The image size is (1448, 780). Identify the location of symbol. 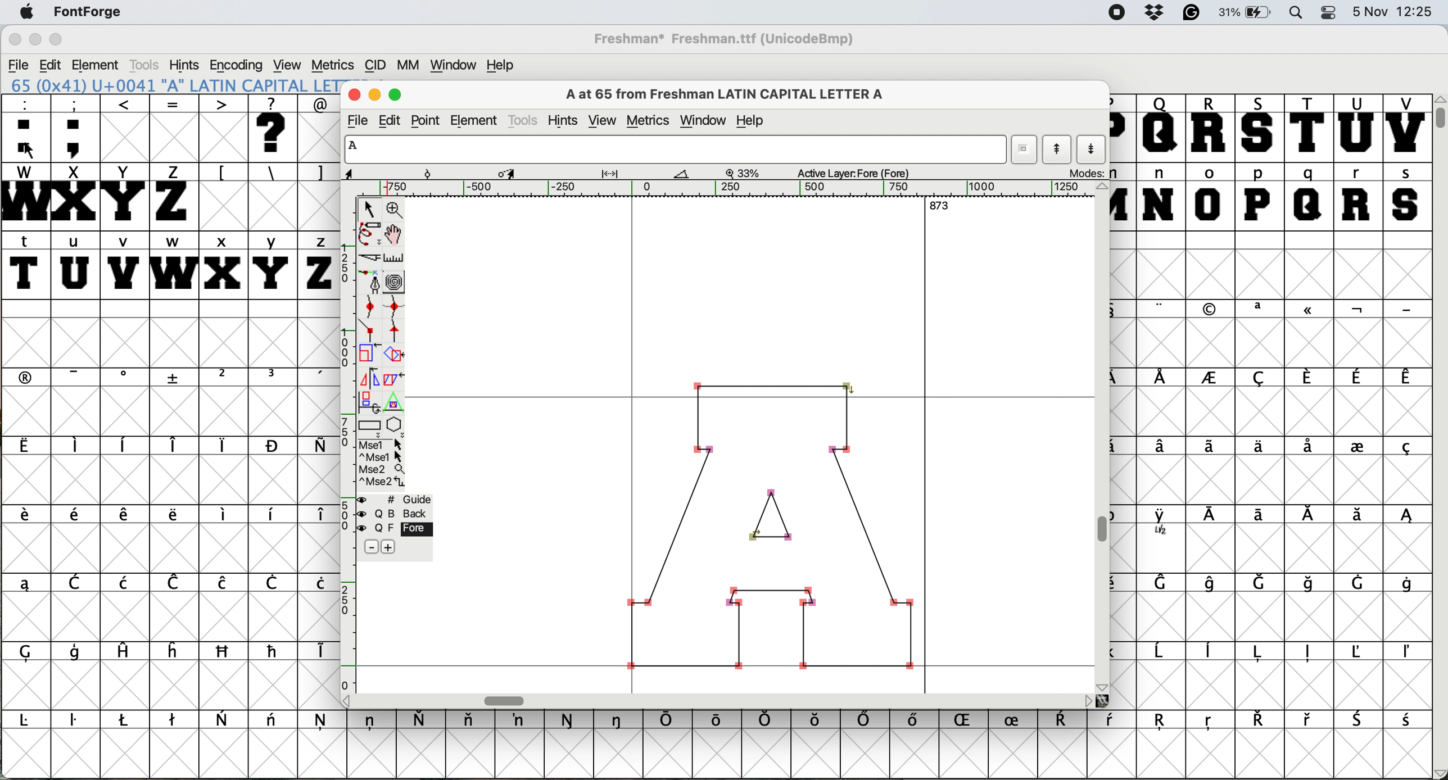
(1357, 582).